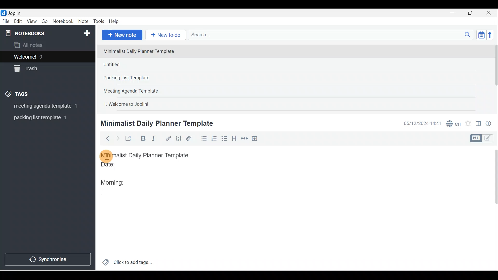  What do you see at coordinates (154, 139) in the screenshot?
I see `Italic` at bounding box center [154, 139].